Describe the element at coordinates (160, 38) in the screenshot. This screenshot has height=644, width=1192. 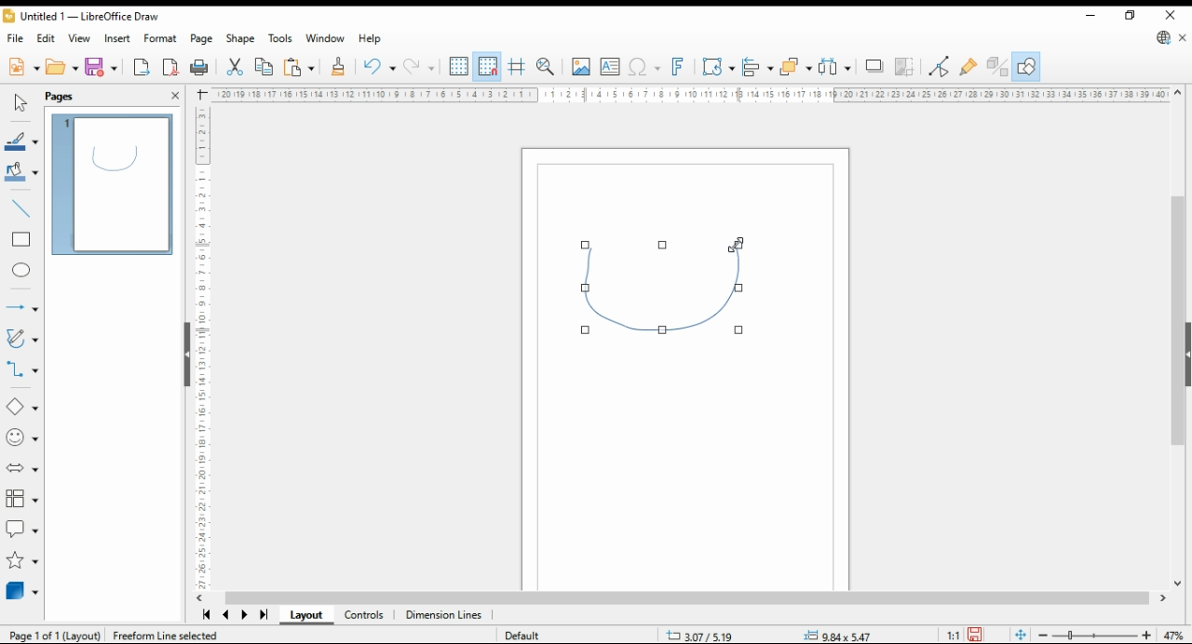
I see `format` at that location.